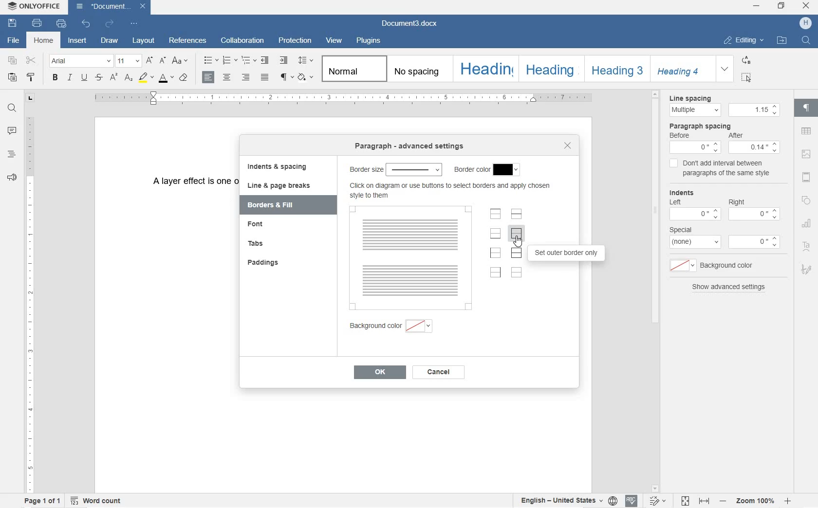 This screenshot has width=818, height=508. Describe the element at coordinates (142, 41) in the screenshot. I see `LAYOUT` at that location.